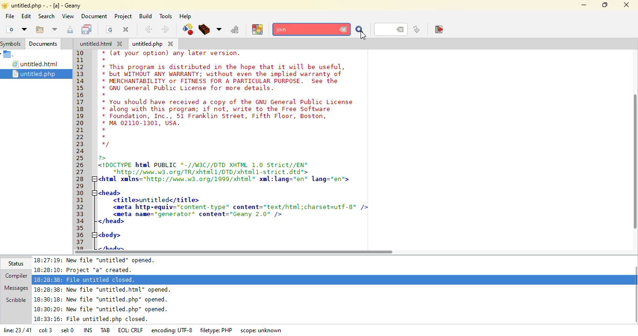 The width and height of the screenshot is (638, 336). What do you see at coordinates (88, 270) in the screenshot?
I see `18:28:10: project "a" created.` at bounding box center [88, 270].